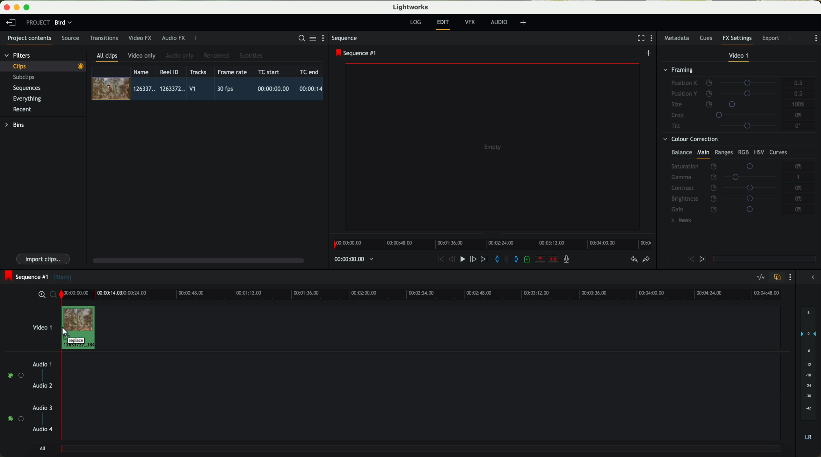 This screenshot has width=821, height=457. What do you see at coordinates (7, 7) in the screenshot?
I see `close program` at bounding box center [7, 7].